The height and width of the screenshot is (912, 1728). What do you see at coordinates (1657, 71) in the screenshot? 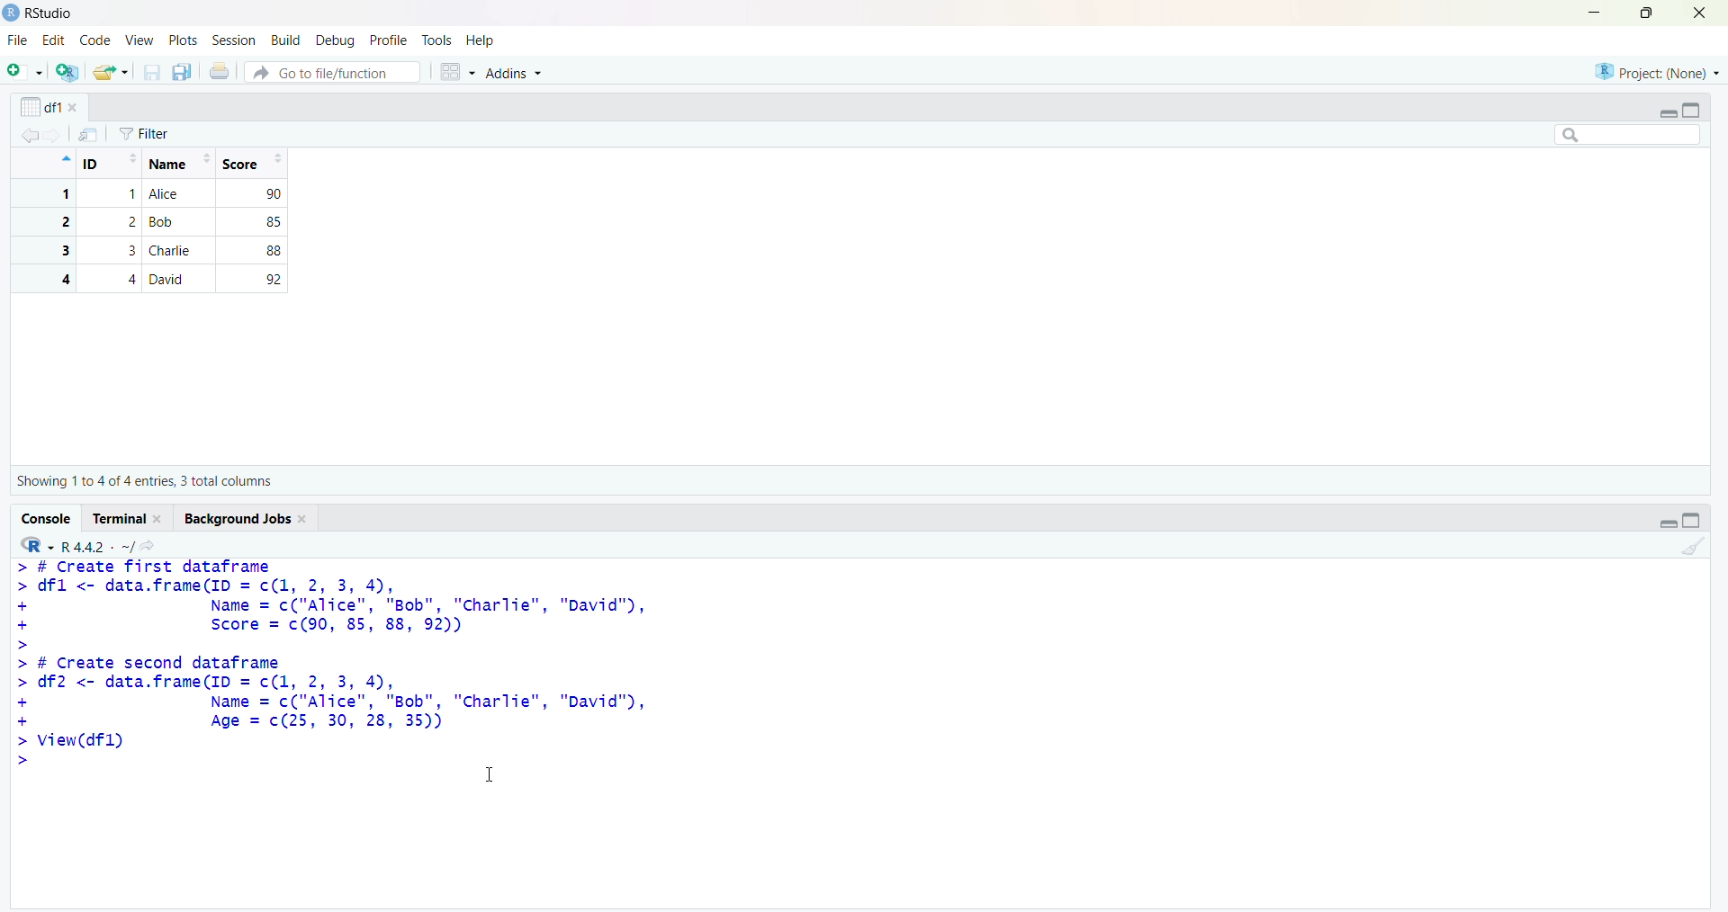
I see `project (none)` at bounding box center [1657, 71].